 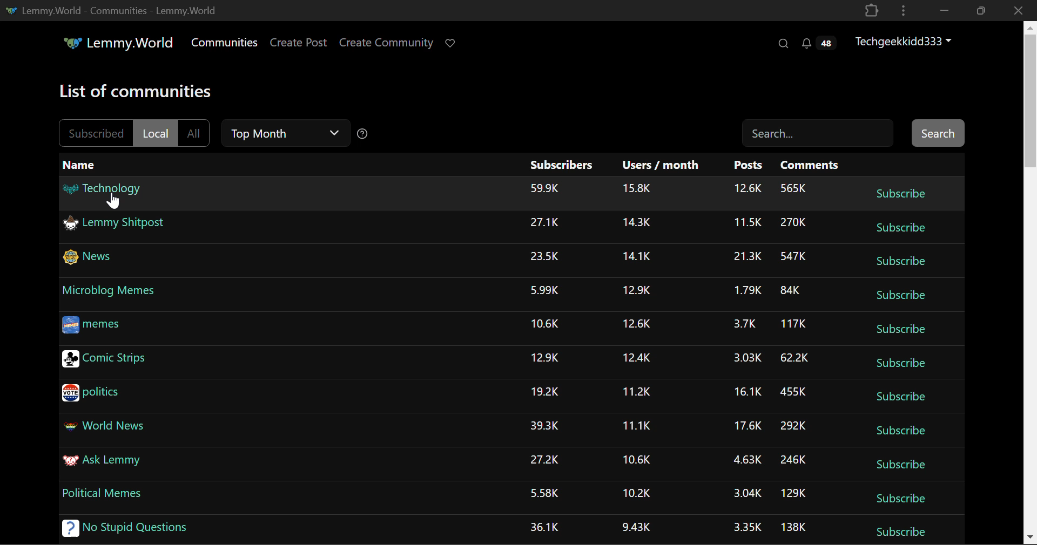 What do you see at coordinates (93, 133) in the screenshot?
I see `Subscribed` at bounding box center [93, 133].